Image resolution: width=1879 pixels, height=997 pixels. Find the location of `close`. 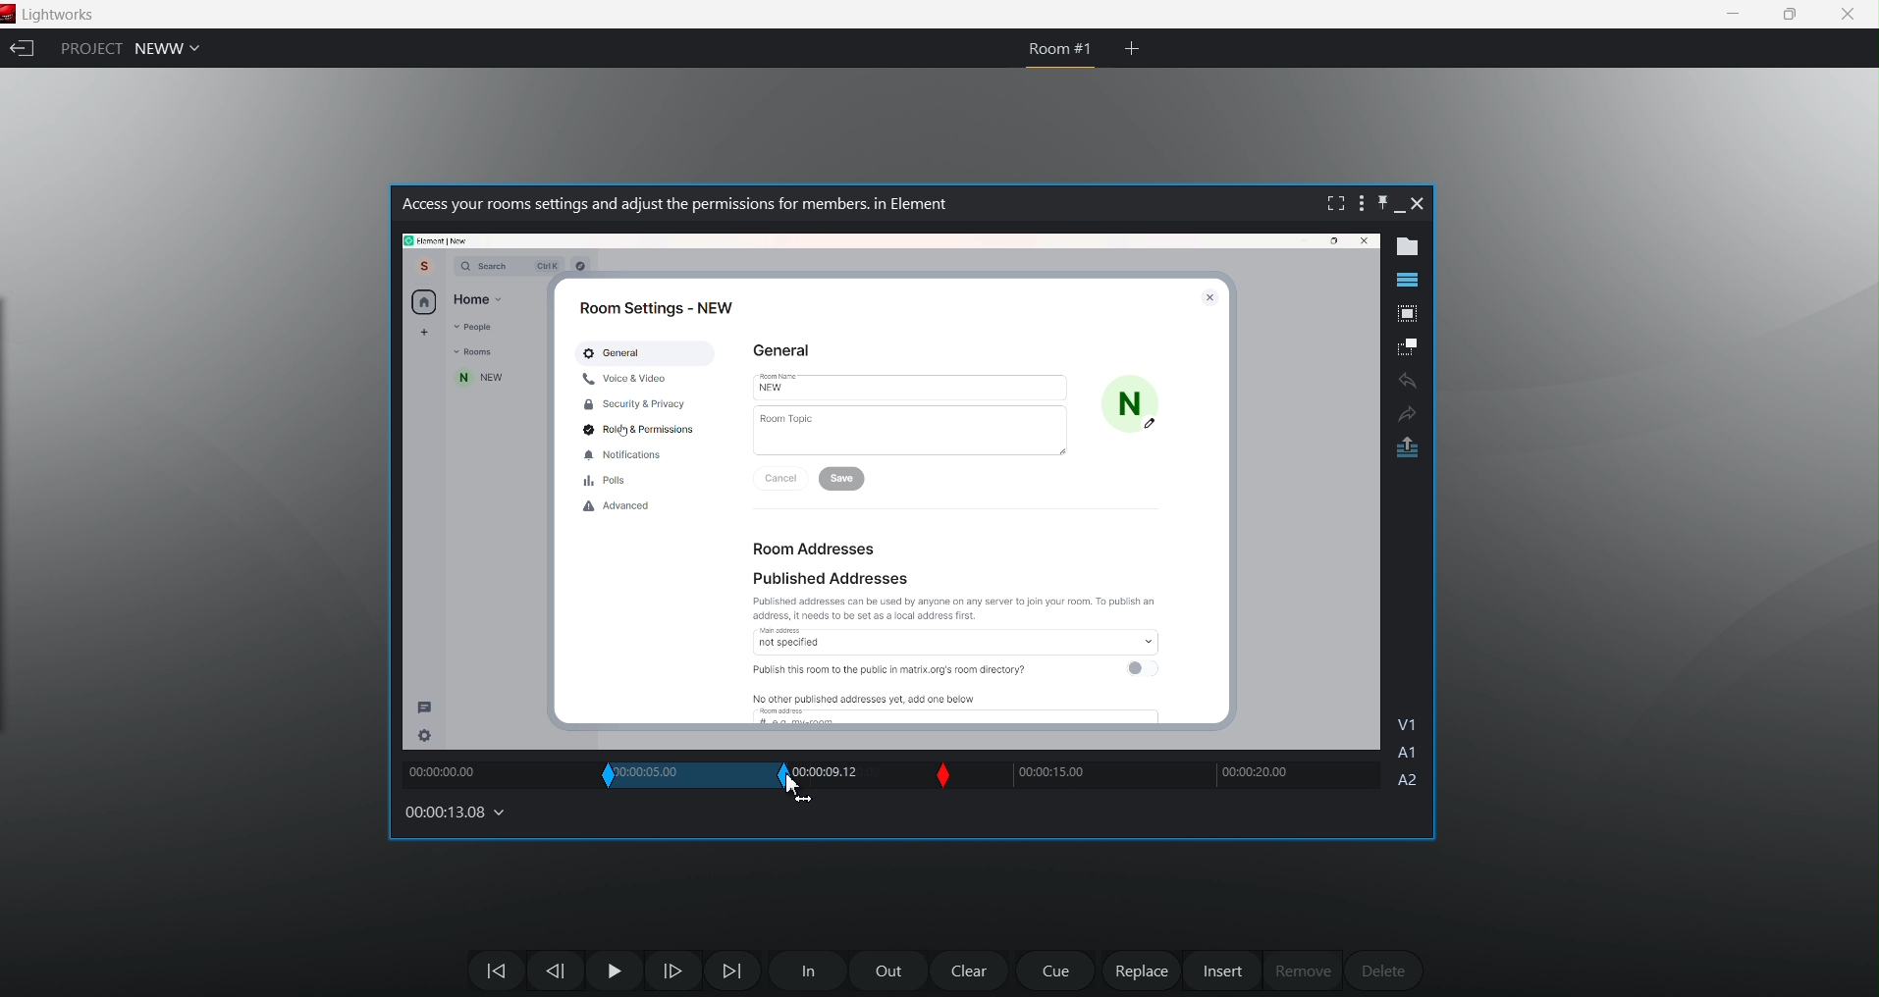

close is located at coordinates (1423, 208).